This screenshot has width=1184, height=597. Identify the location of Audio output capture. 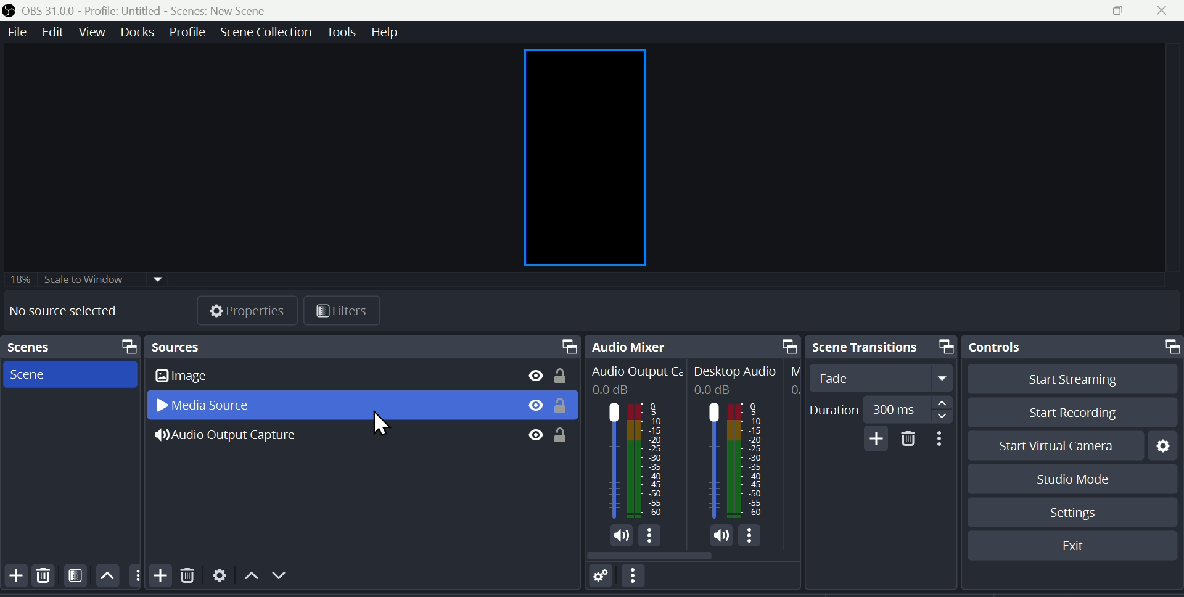
(240, 438).